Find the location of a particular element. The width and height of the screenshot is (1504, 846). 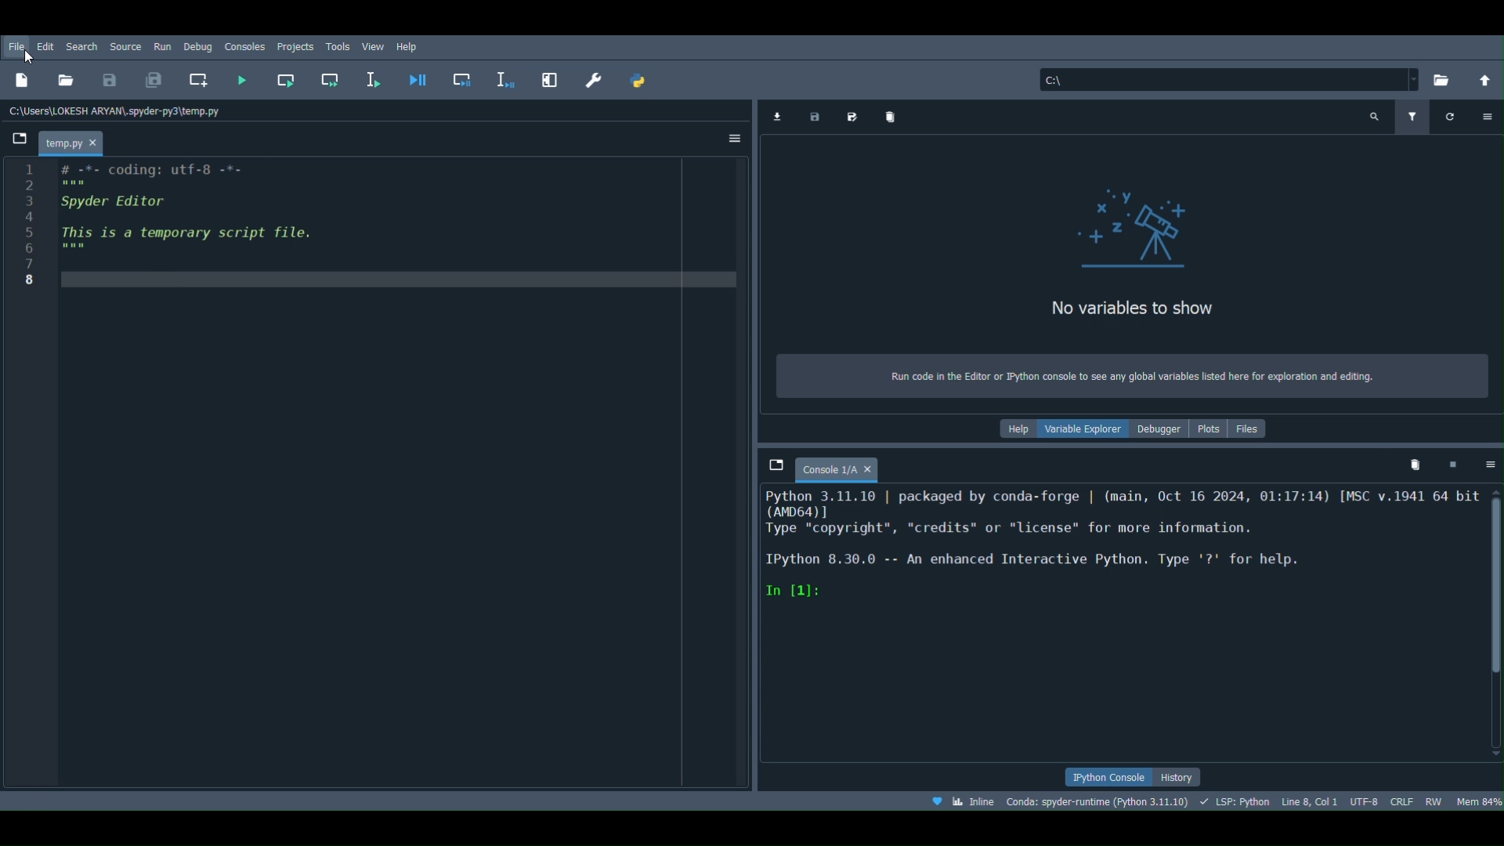

Maximize current pane (Ctrl + Alt + Shift + M) is located at coordinates (547, 78).